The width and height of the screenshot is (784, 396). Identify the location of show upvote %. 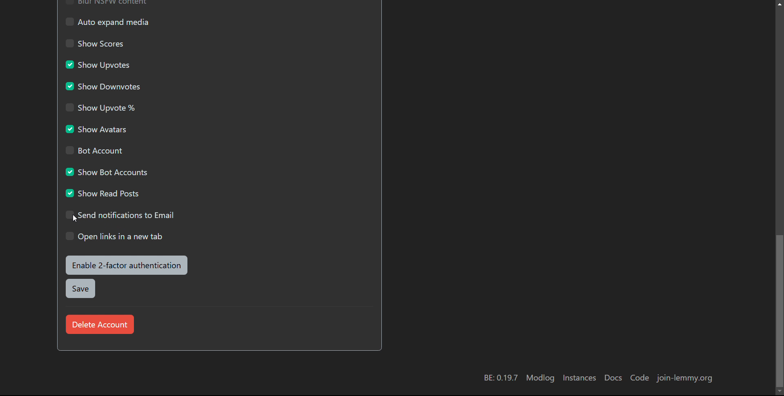
(100, 107).